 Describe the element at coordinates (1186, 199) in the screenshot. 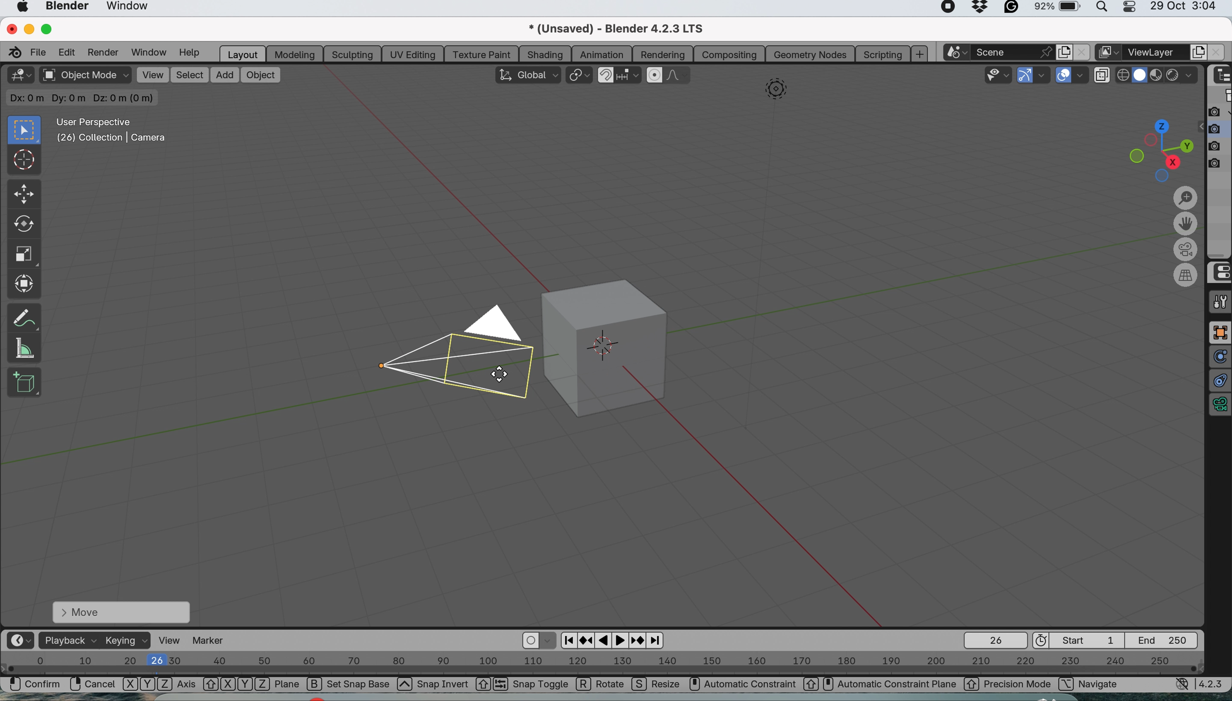

I see `zoom in-out` at that location.